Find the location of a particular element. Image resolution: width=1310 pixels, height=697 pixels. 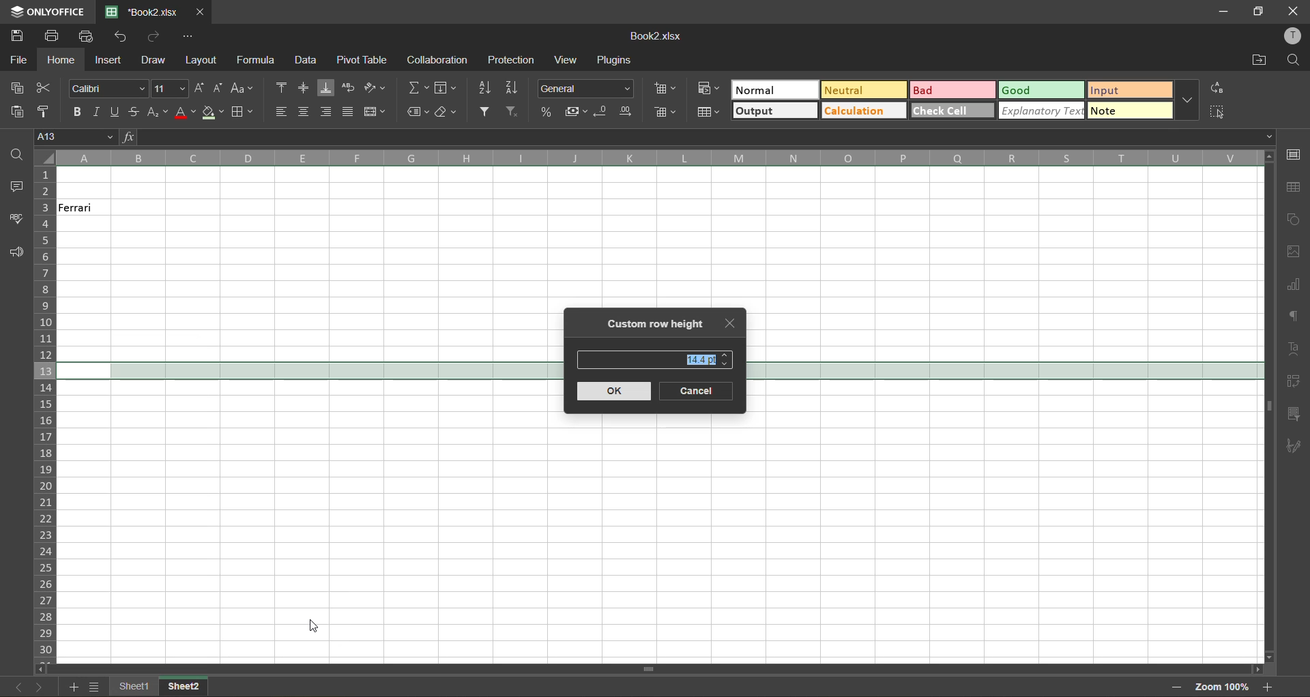

filter is located at coordinates (488, 112).